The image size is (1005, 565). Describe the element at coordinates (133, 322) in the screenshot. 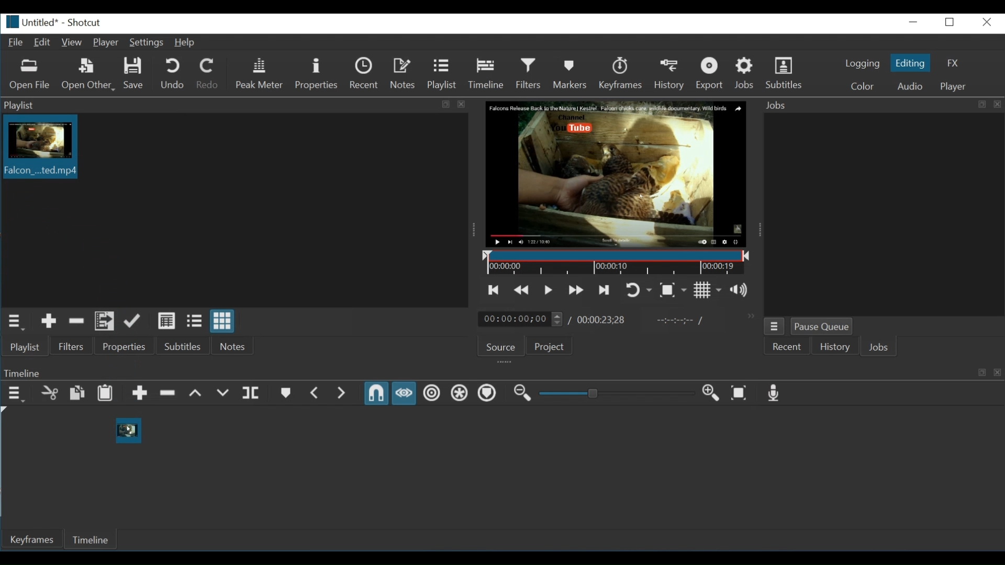

I see `Update` at that location.